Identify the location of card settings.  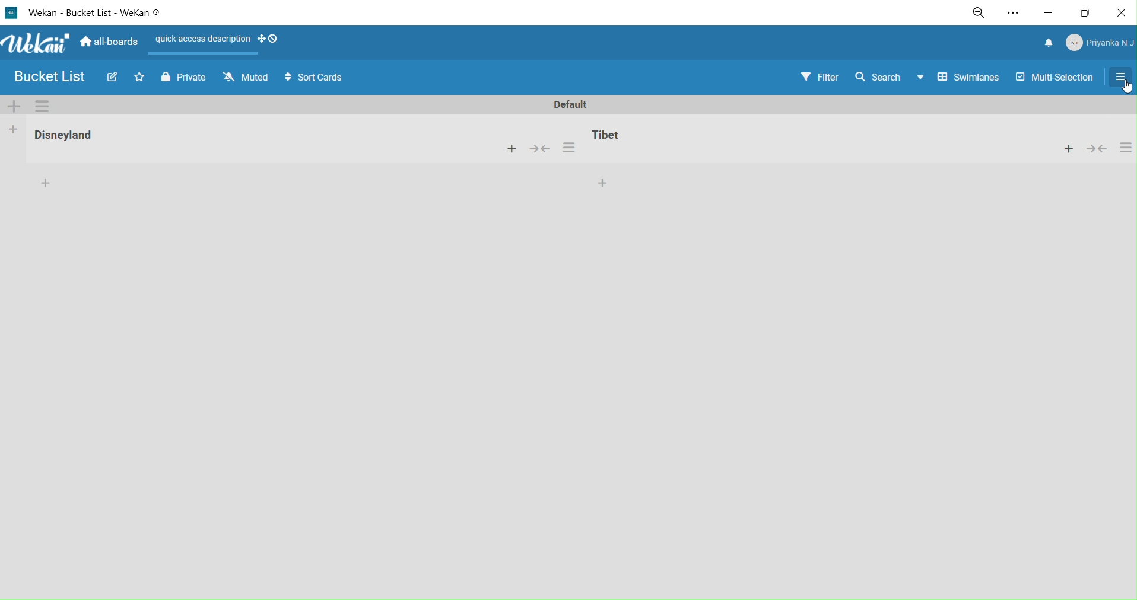
(569, 151).